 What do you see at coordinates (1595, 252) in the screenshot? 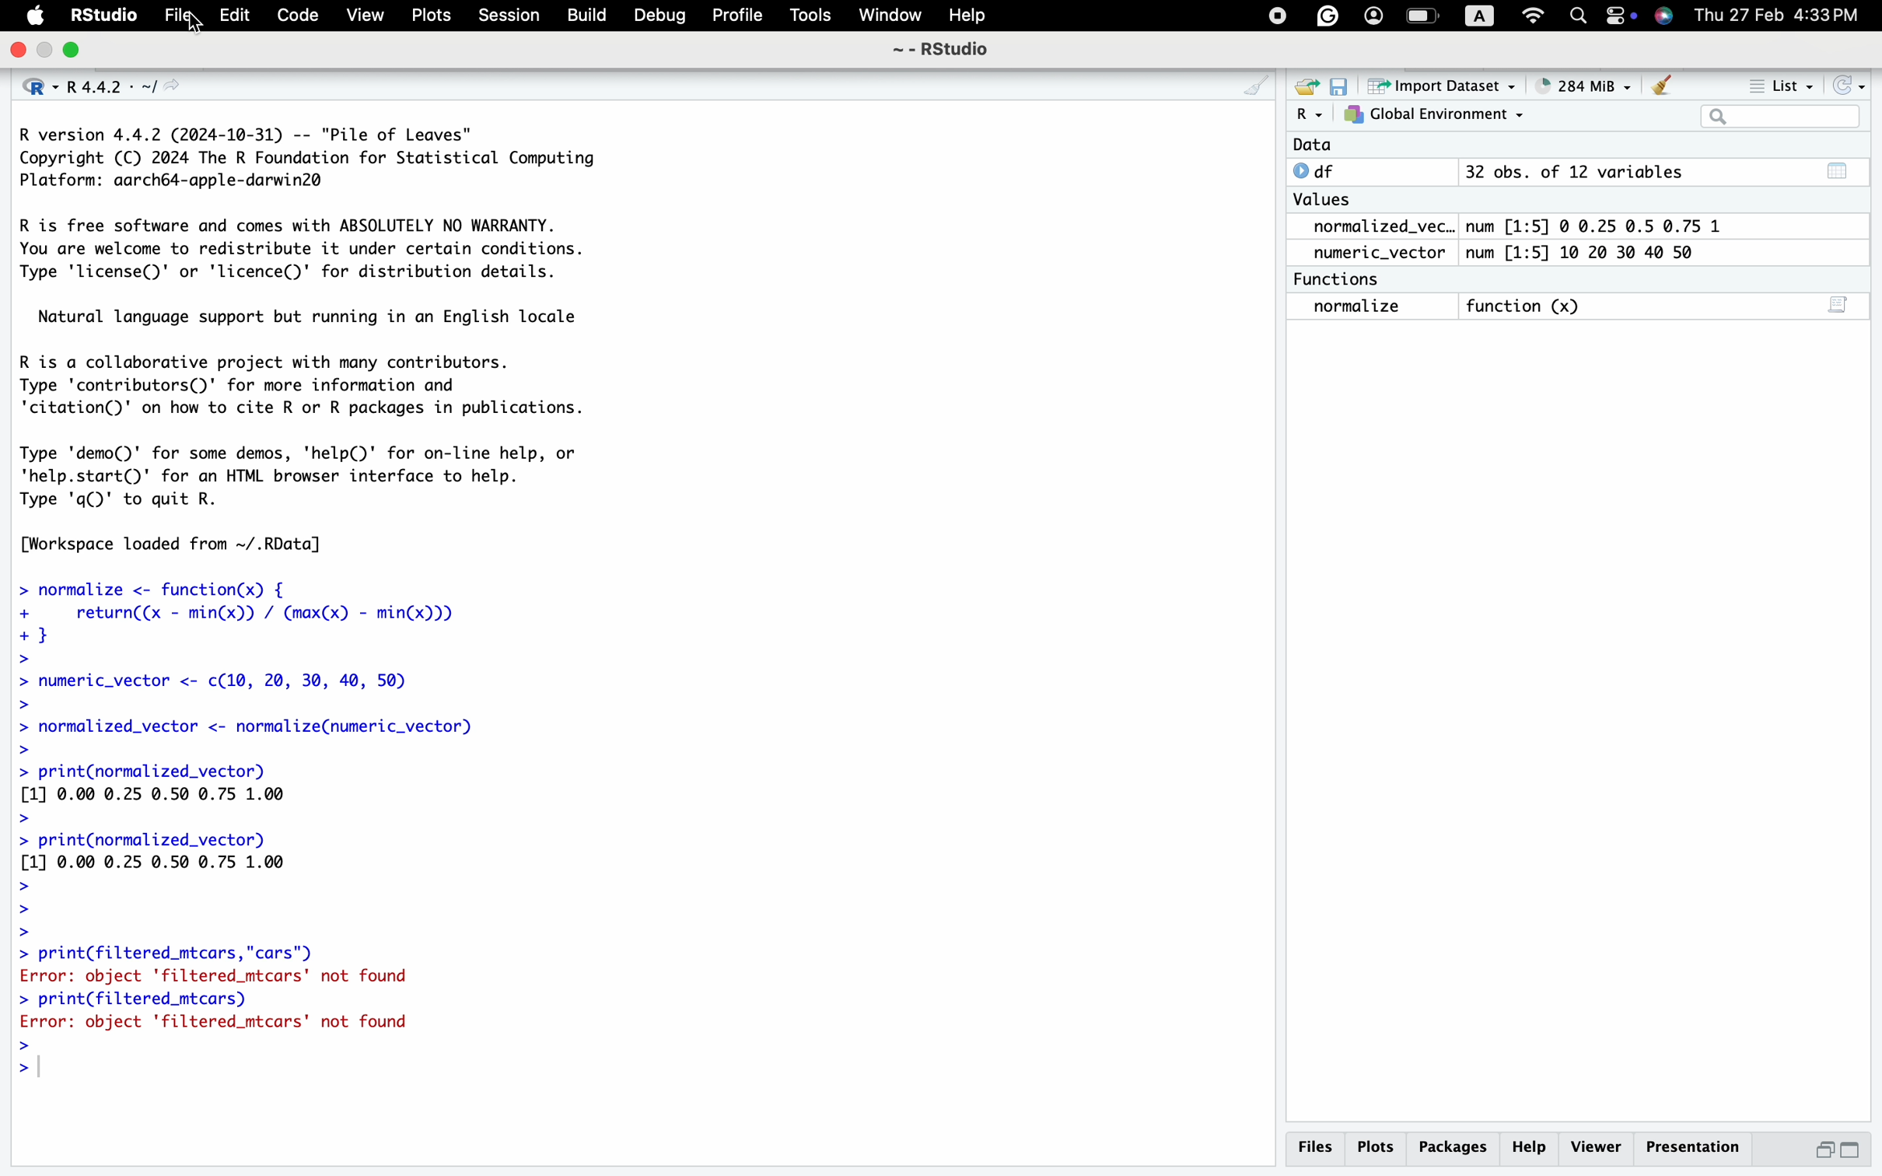
I see `num [1:5] 10 20 30 40 50` at bounding box center [1595, 252].